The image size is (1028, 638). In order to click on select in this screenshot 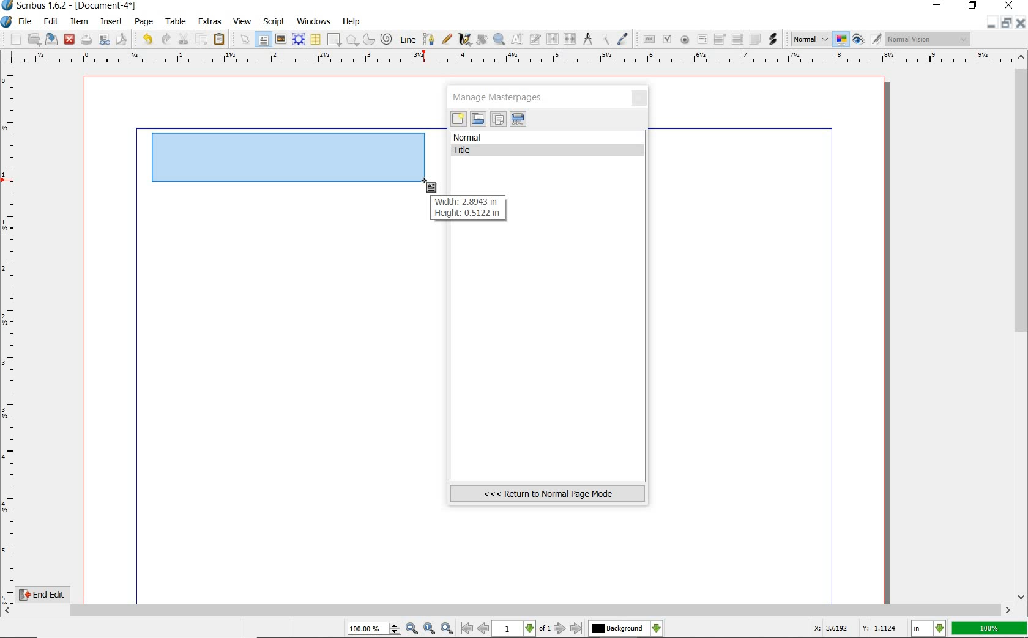, I will do `click(243, 39)`.